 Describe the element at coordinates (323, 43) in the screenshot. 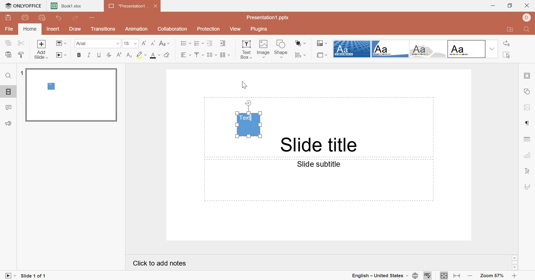

I see `Change color theme` at that location.